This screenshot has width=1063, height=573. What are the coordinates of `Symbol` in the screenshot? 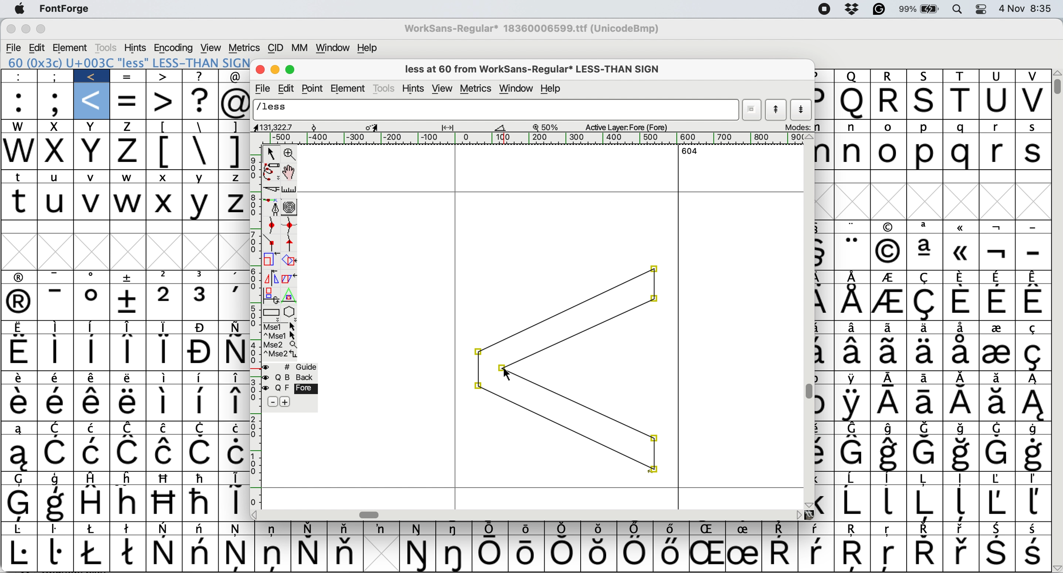 It's located at (203, 428).